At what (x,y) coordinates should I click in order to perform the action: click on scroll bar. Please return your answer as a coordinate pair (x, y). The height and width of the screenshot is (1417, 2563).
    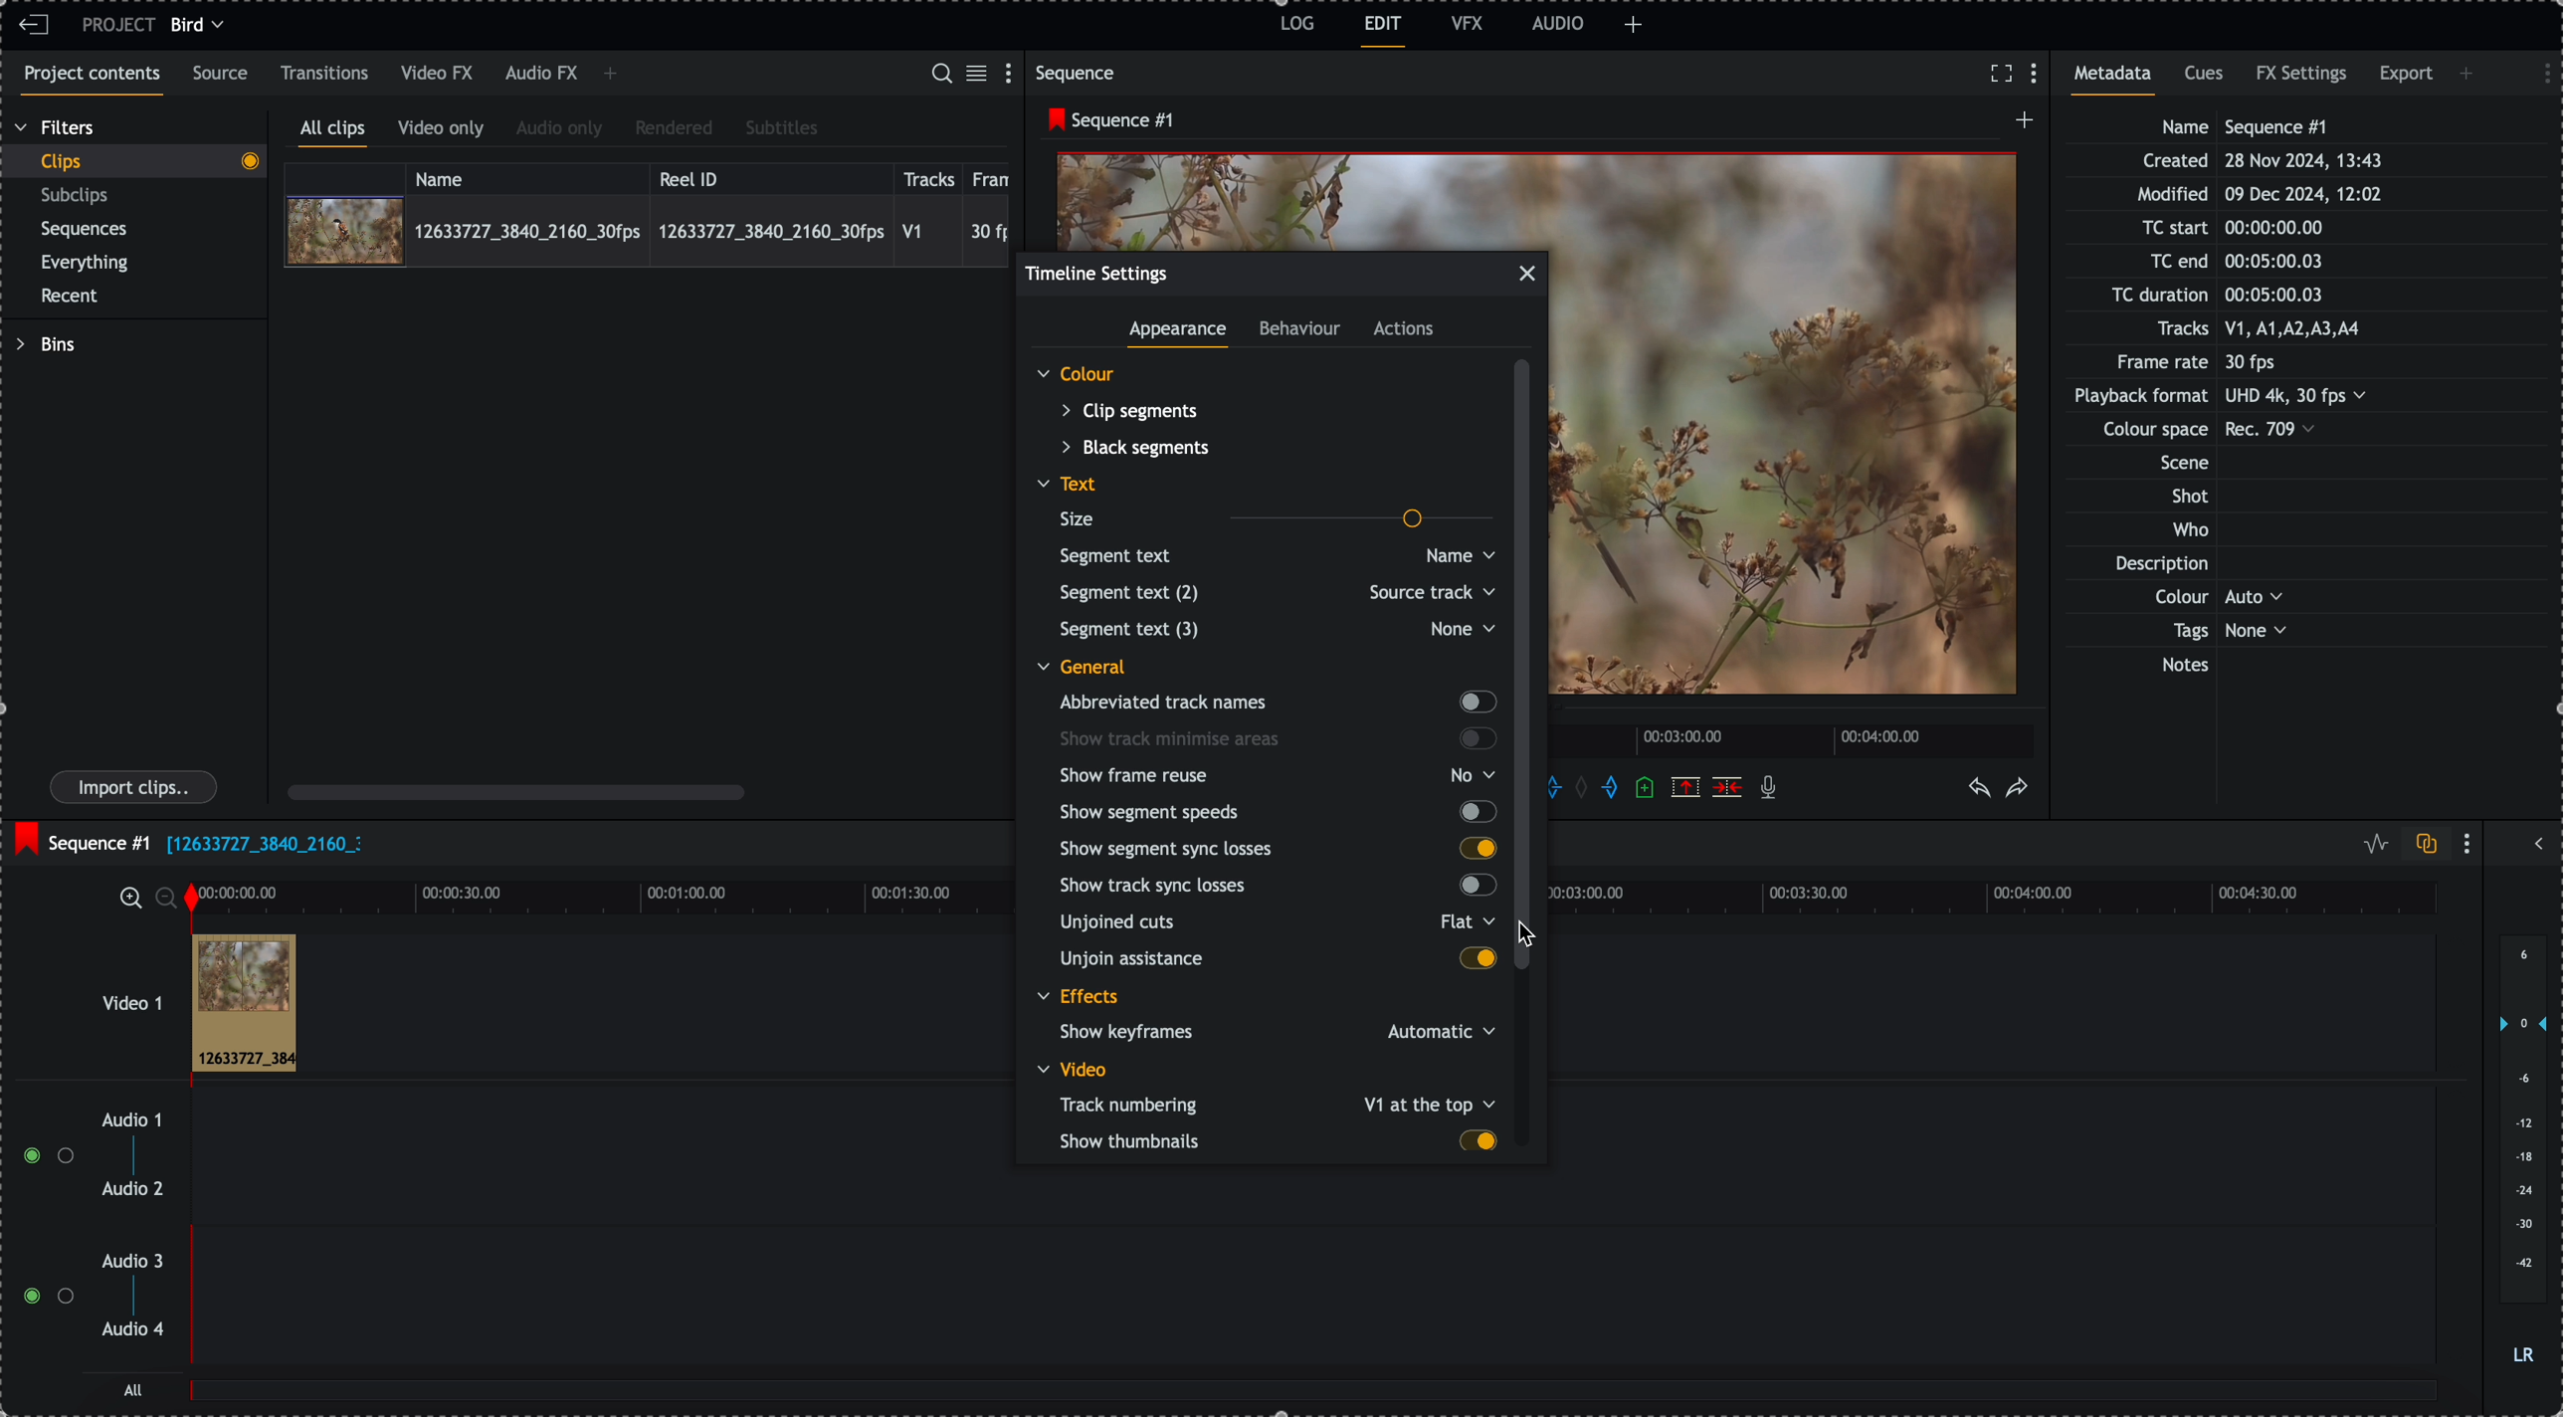
    Looking at the image, I should click on (516, 791).